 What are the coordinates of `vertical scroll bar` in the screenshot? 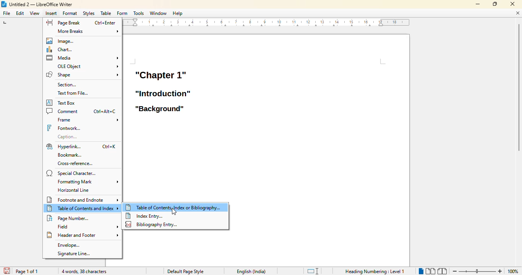 It's located at (518, 89).